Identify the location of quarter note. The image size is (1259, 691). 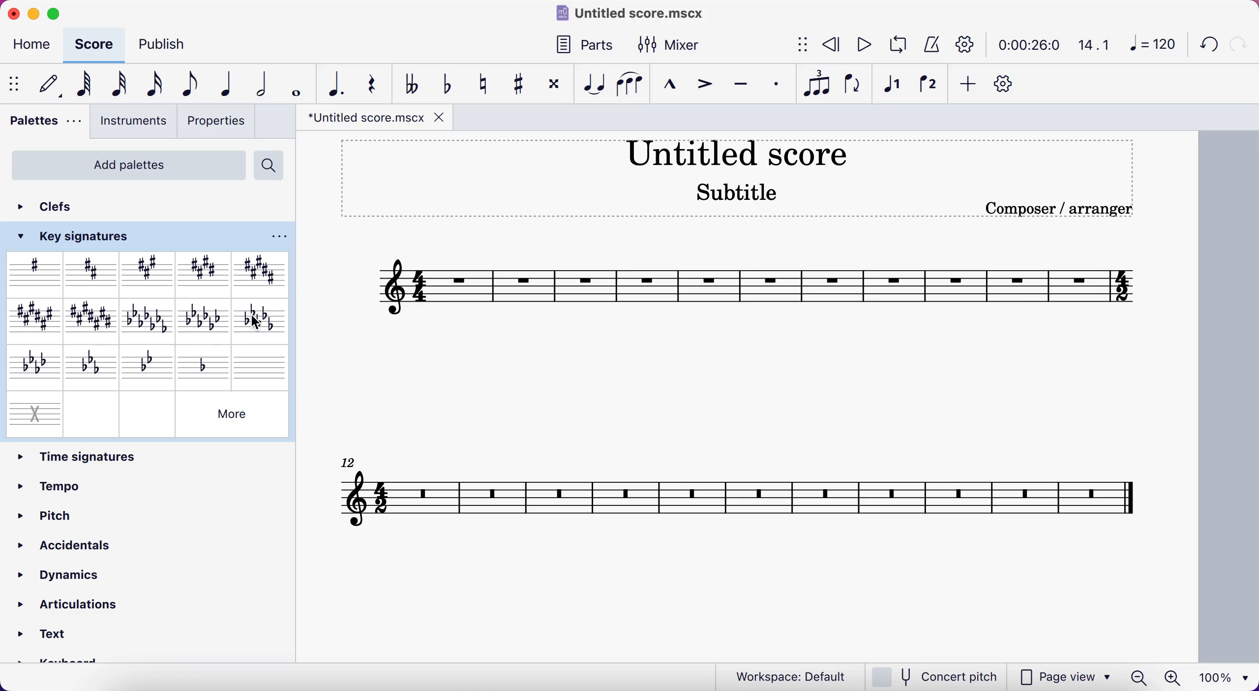
(230, 83).